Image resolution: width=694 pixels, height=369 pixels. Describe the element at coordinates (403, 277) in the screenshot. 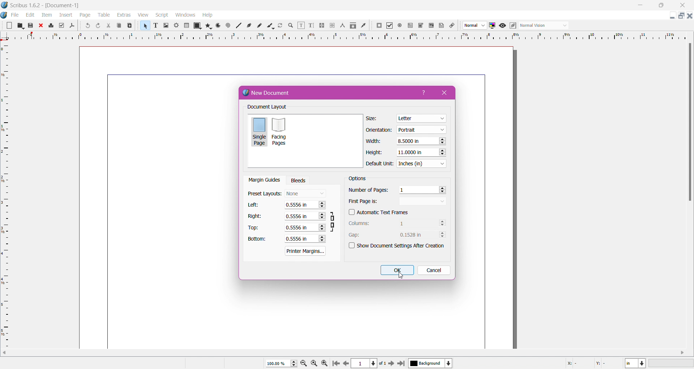

I see `cursor` at that location.